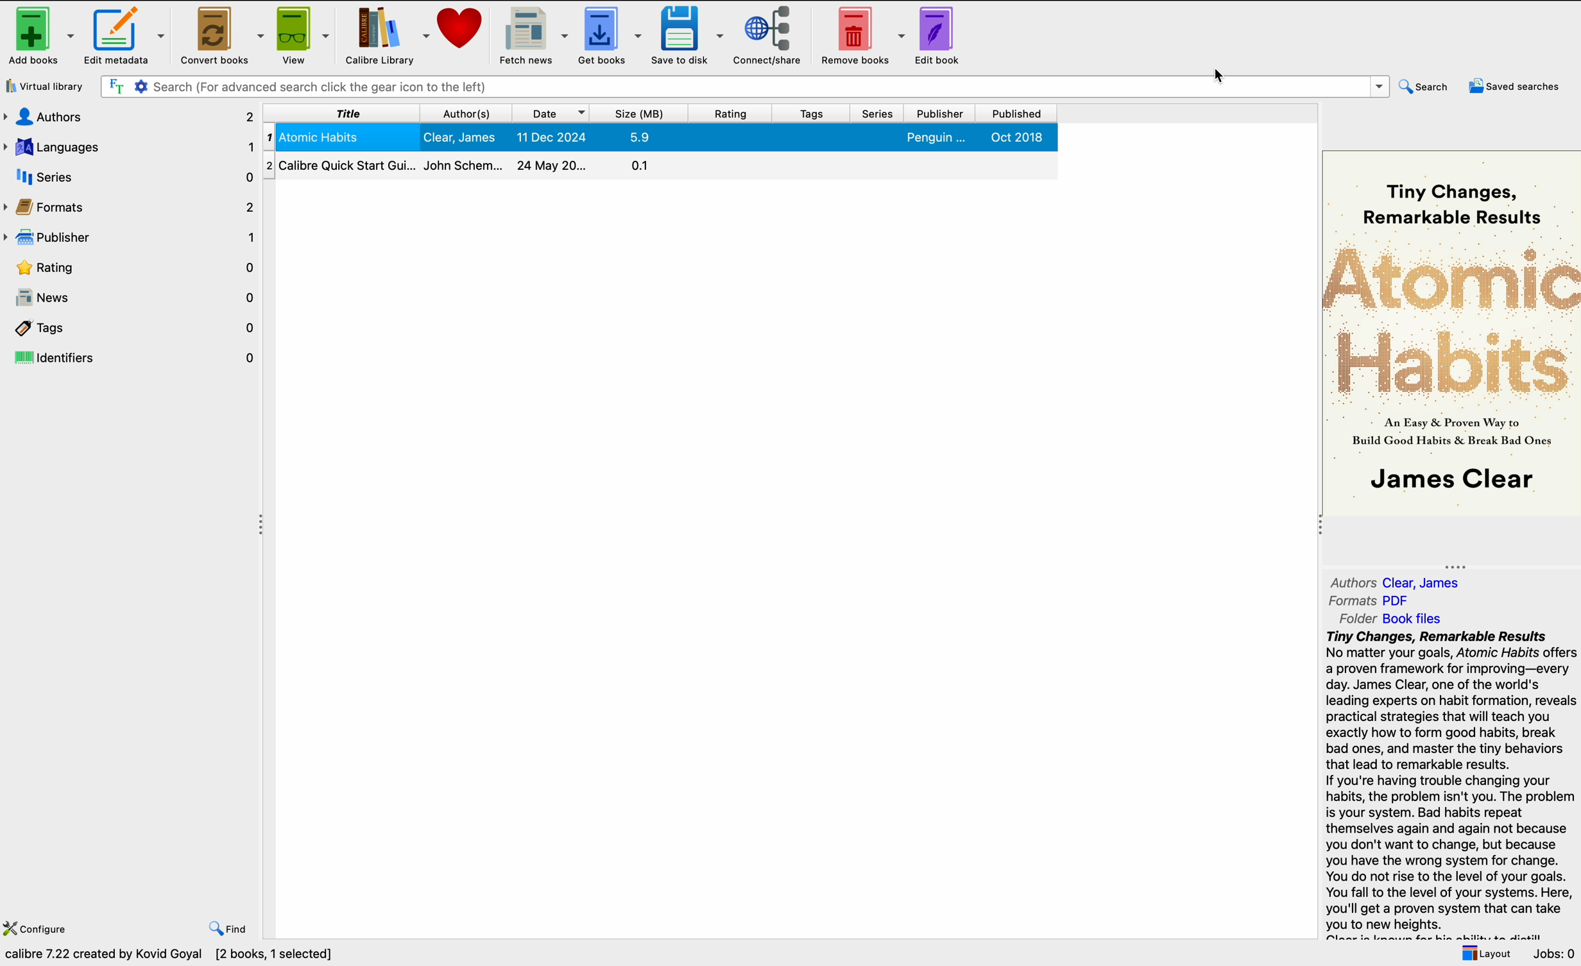  Describe the element at coordinates (860, 37) in the screenshot. I see `remove books` at that location.